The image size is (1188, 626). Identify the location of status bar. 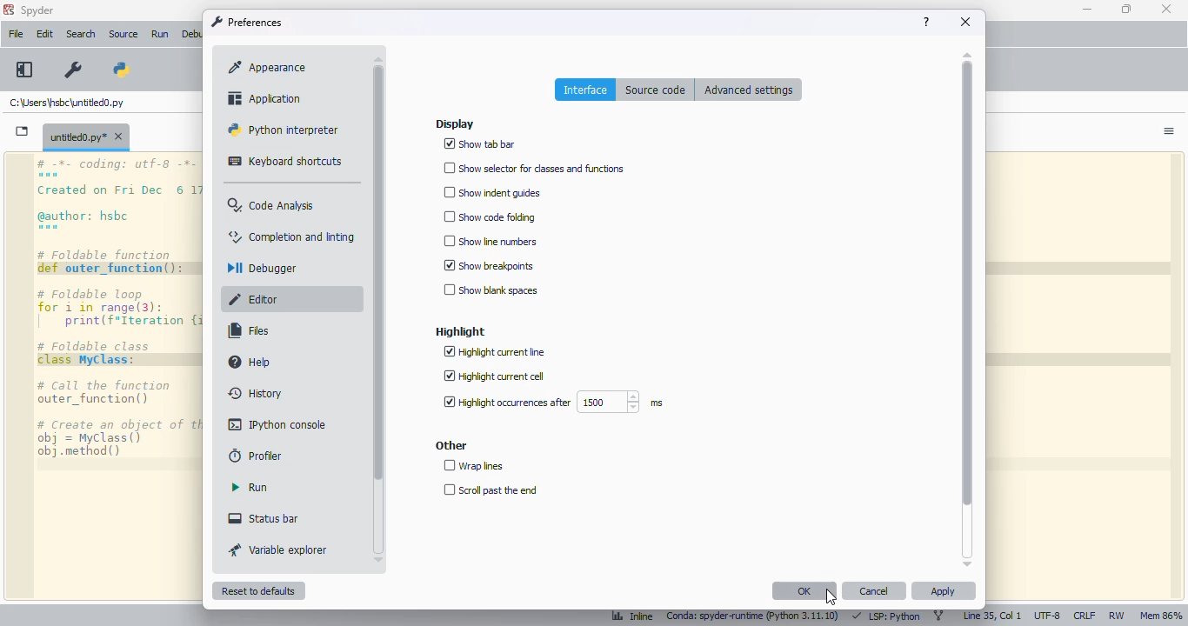
(263, 518).